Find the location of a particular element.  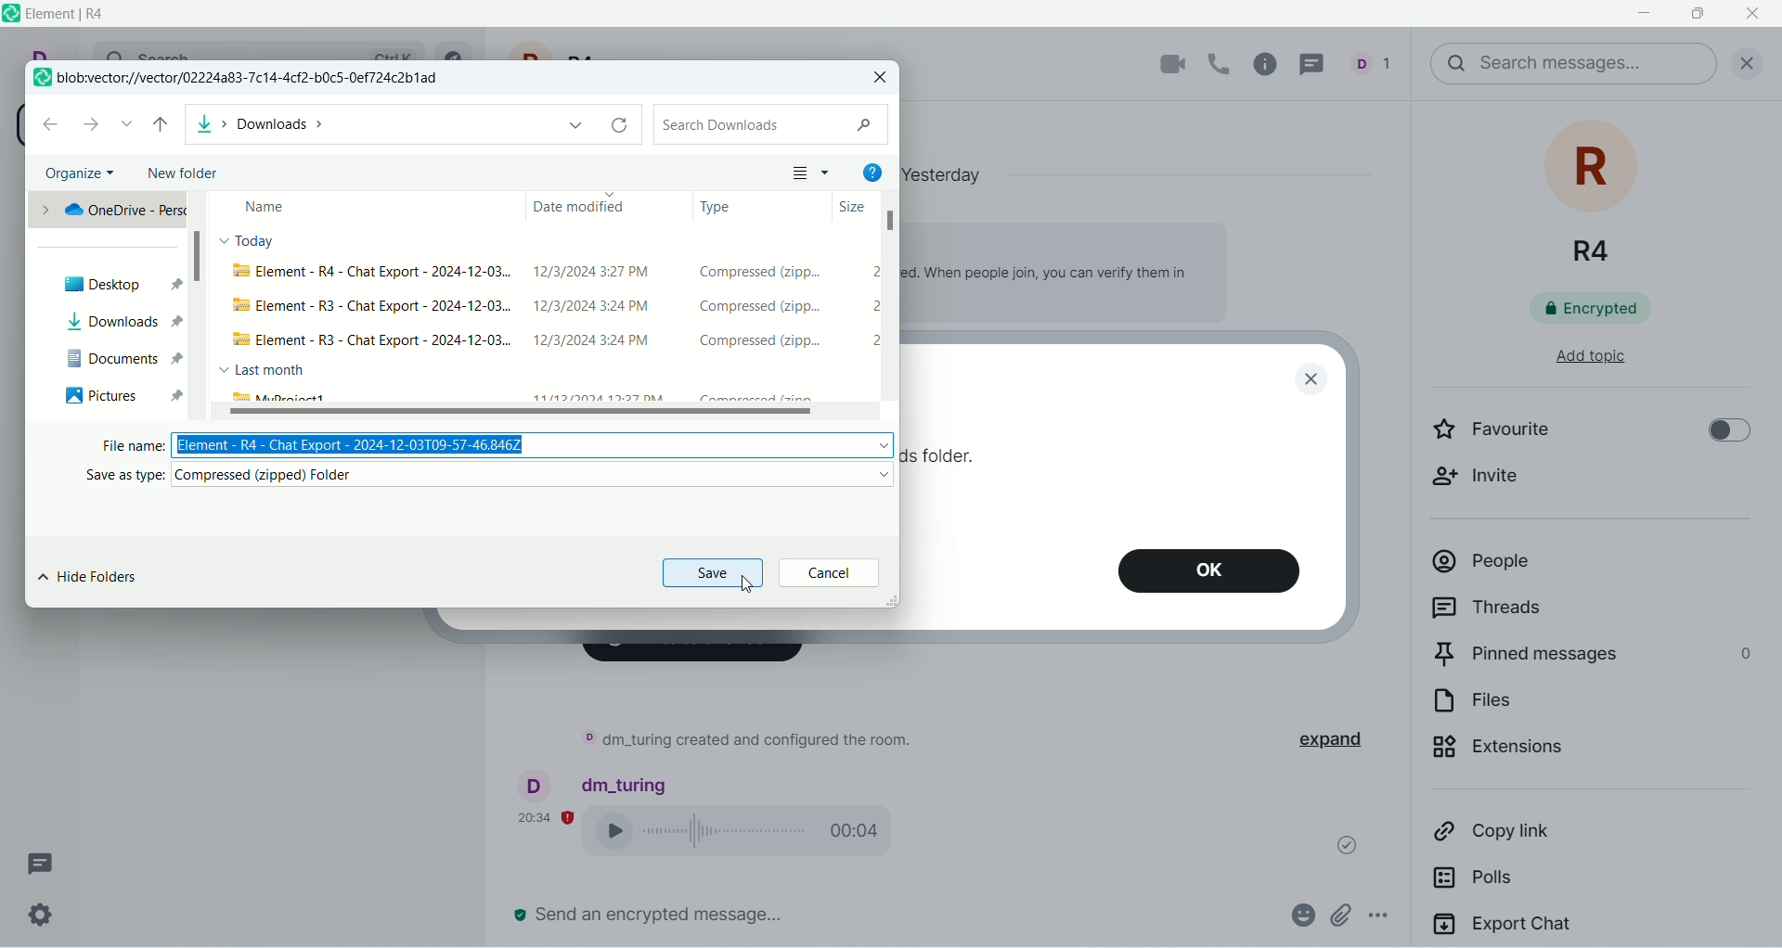

expand is located at coordinates (1344, 740).